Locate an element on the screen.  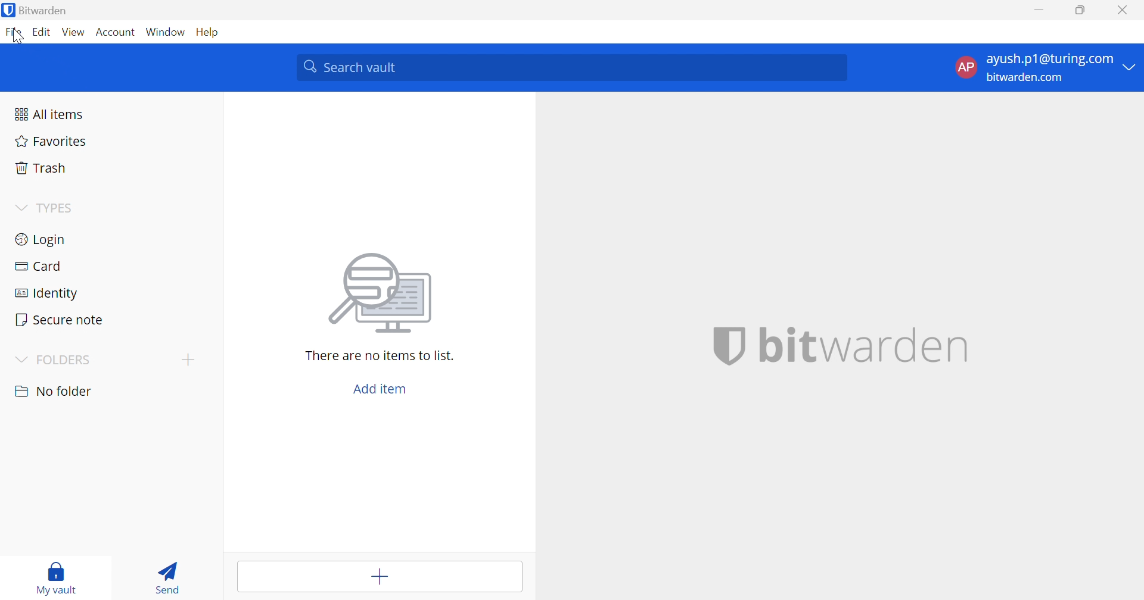
Drop Down is located at coordinates (20, 360).